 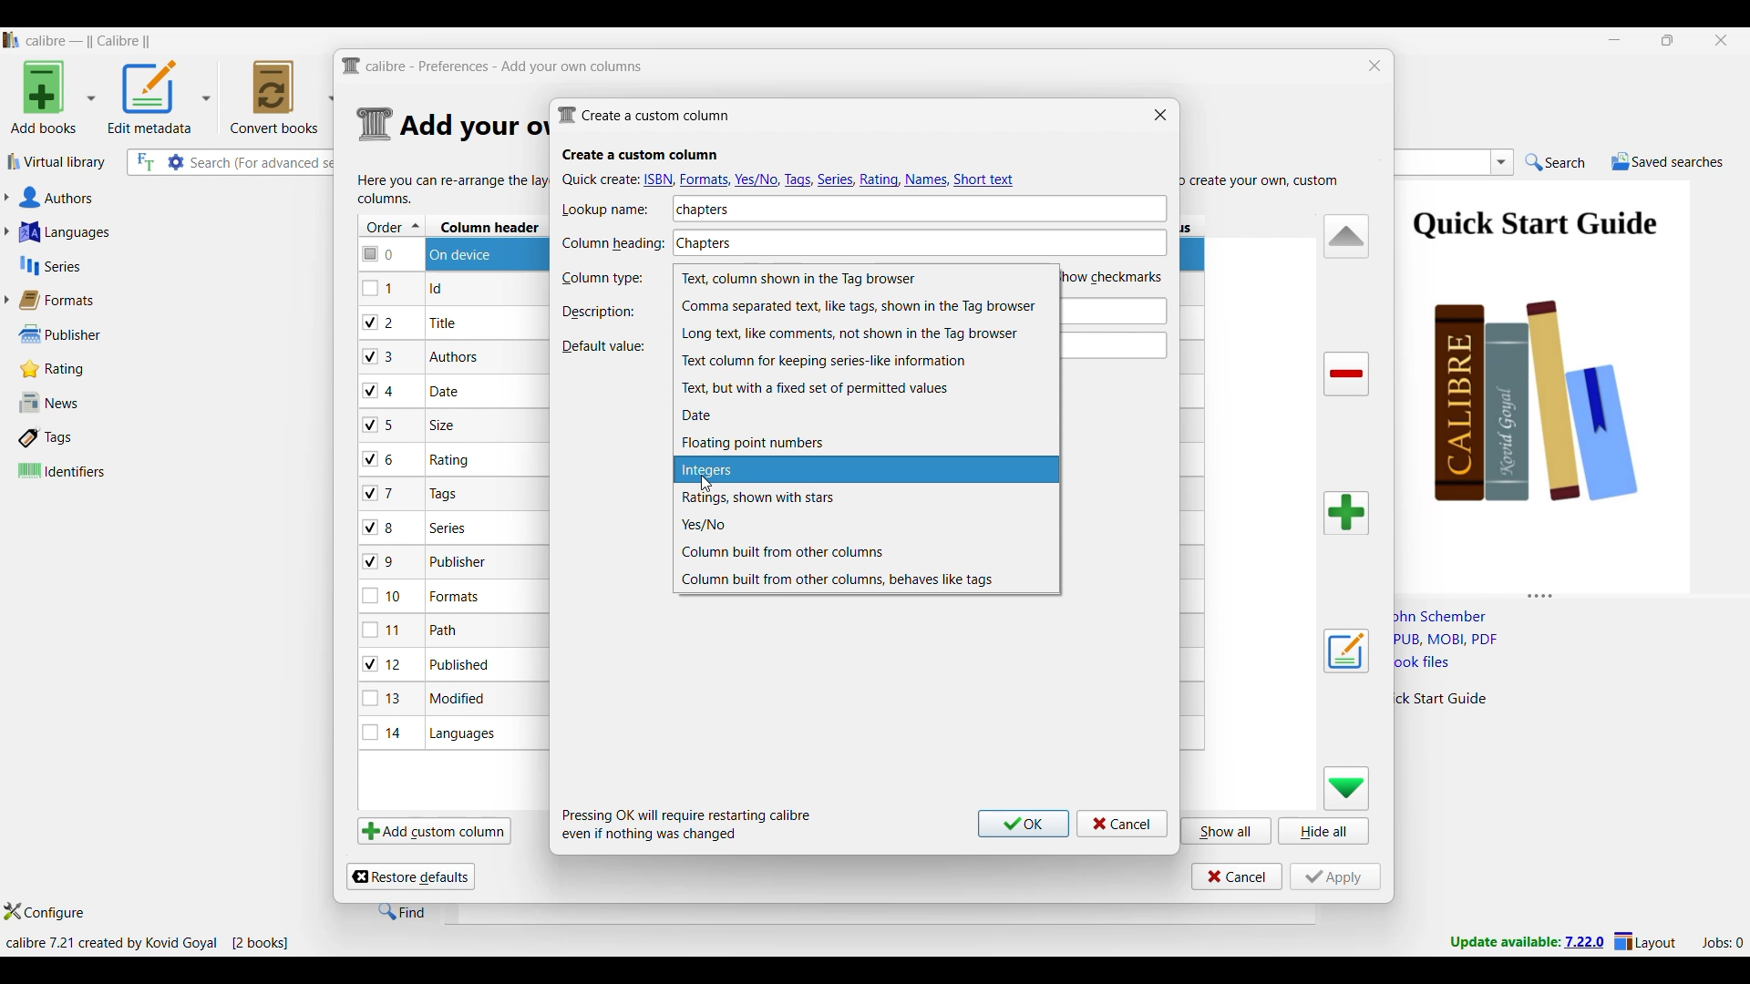 I want to click on Show all, so click(x=1227, y=830).